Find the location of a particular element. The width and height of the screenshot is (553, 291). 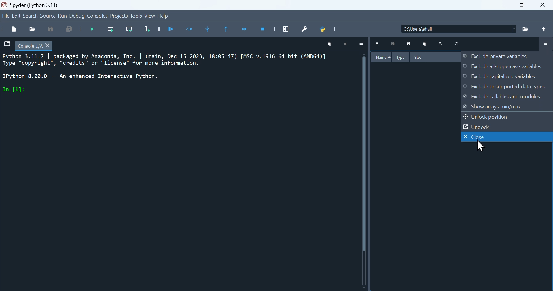

maximise current window is located at coordinates (288, 28).